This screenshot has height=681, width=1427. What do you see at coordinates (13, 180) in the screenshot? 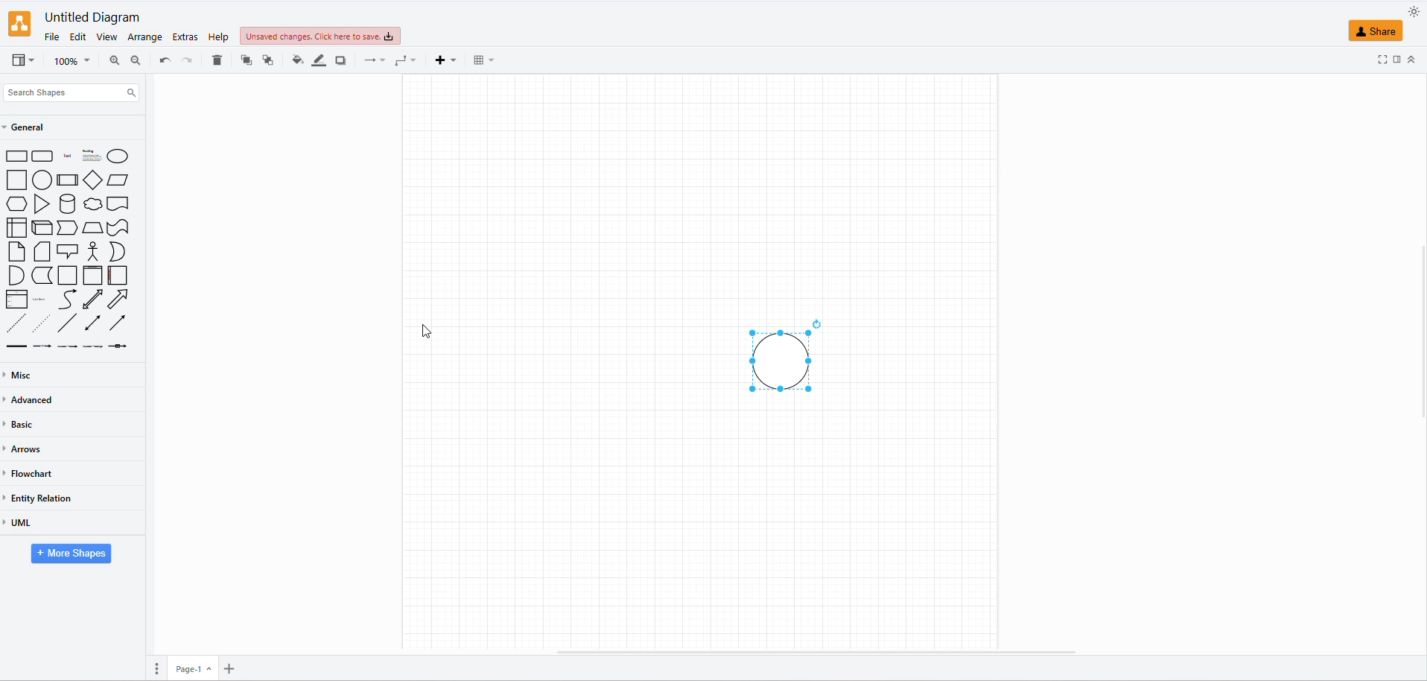
I see `SQUARE` at bounding box center [13, 180].